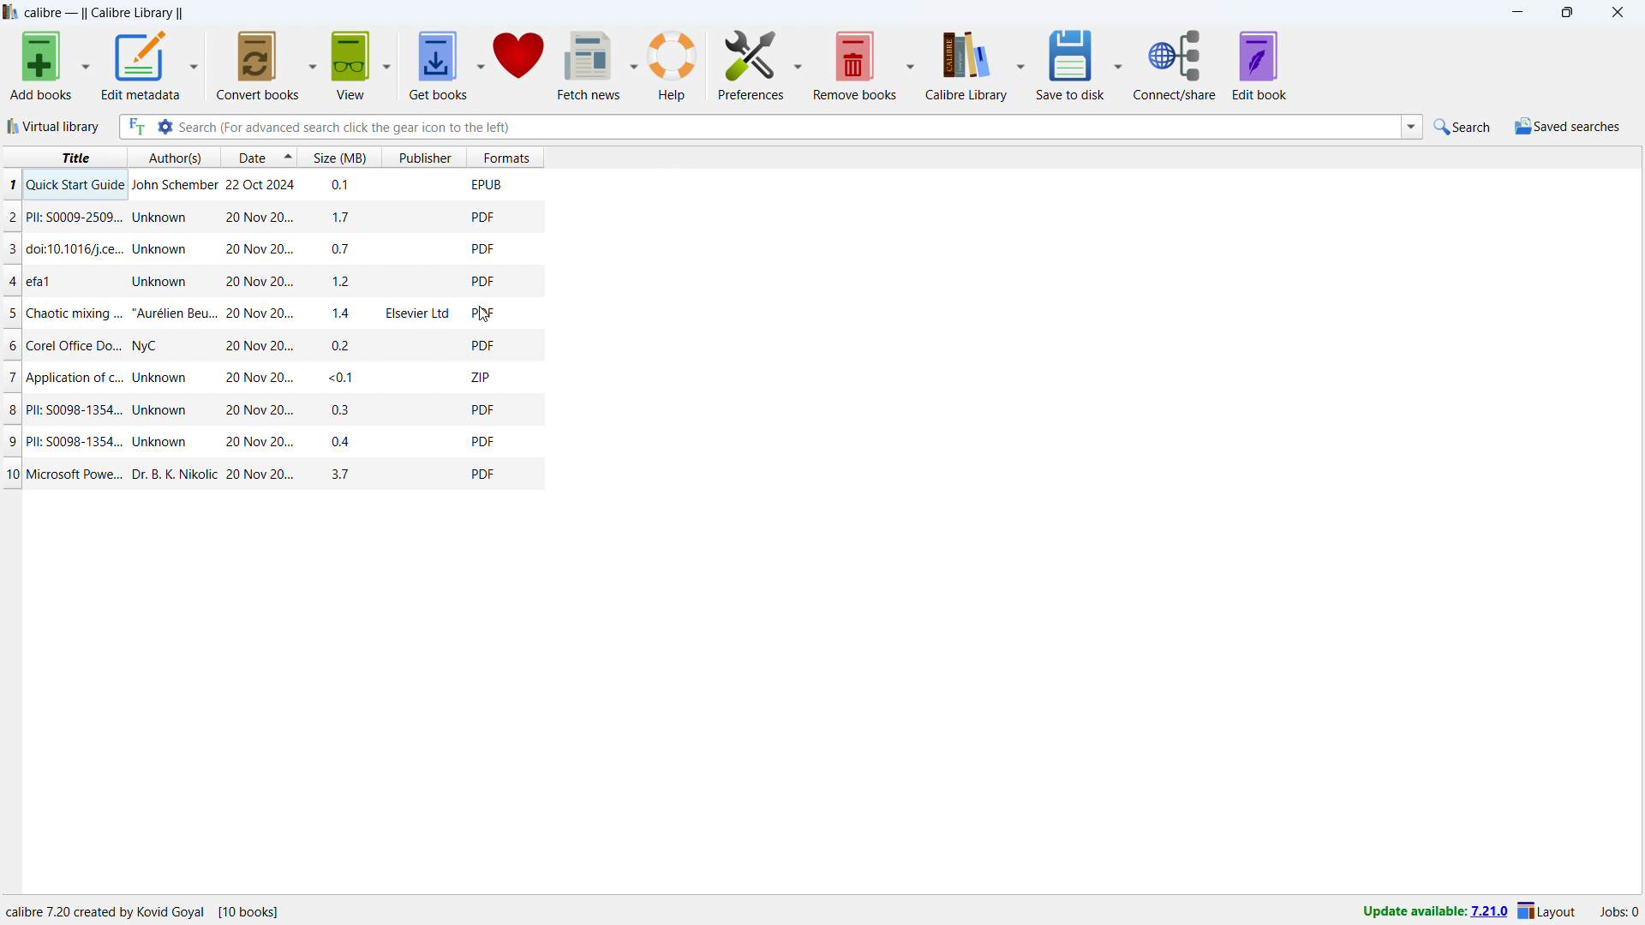 This screenshot has width=1645, height=925. Describe the element at coordinates (589, 65) in the screenshot. I see `` at that location.